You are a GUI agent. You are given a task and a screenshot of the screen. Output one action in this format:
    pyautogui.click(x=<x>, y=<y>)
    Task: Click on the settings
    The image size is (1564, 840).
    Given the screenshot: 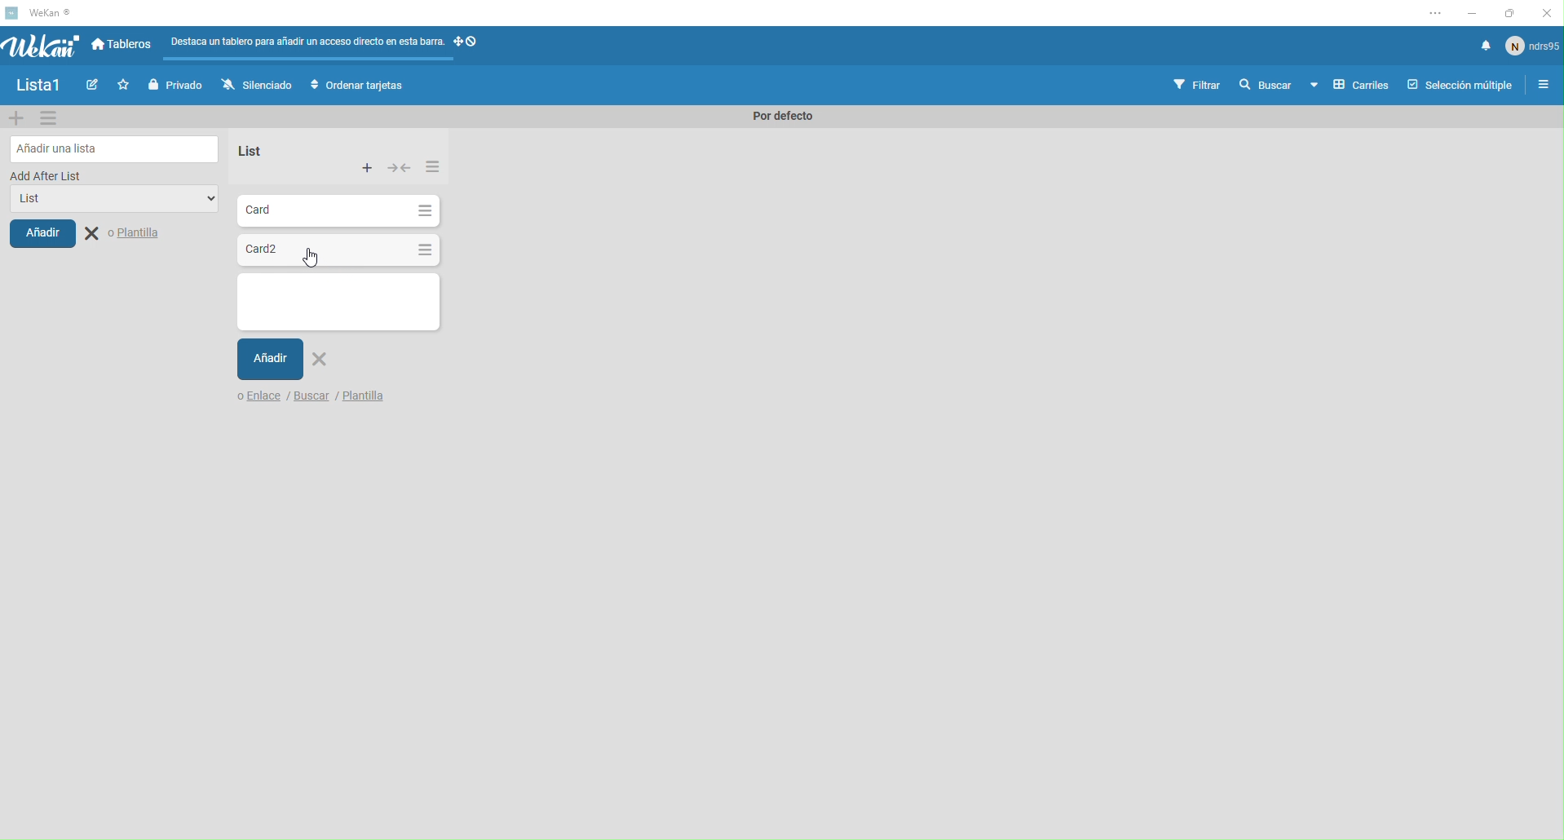 What is the action you would take?
    pyautogui.click(x=1427, y=15)
    